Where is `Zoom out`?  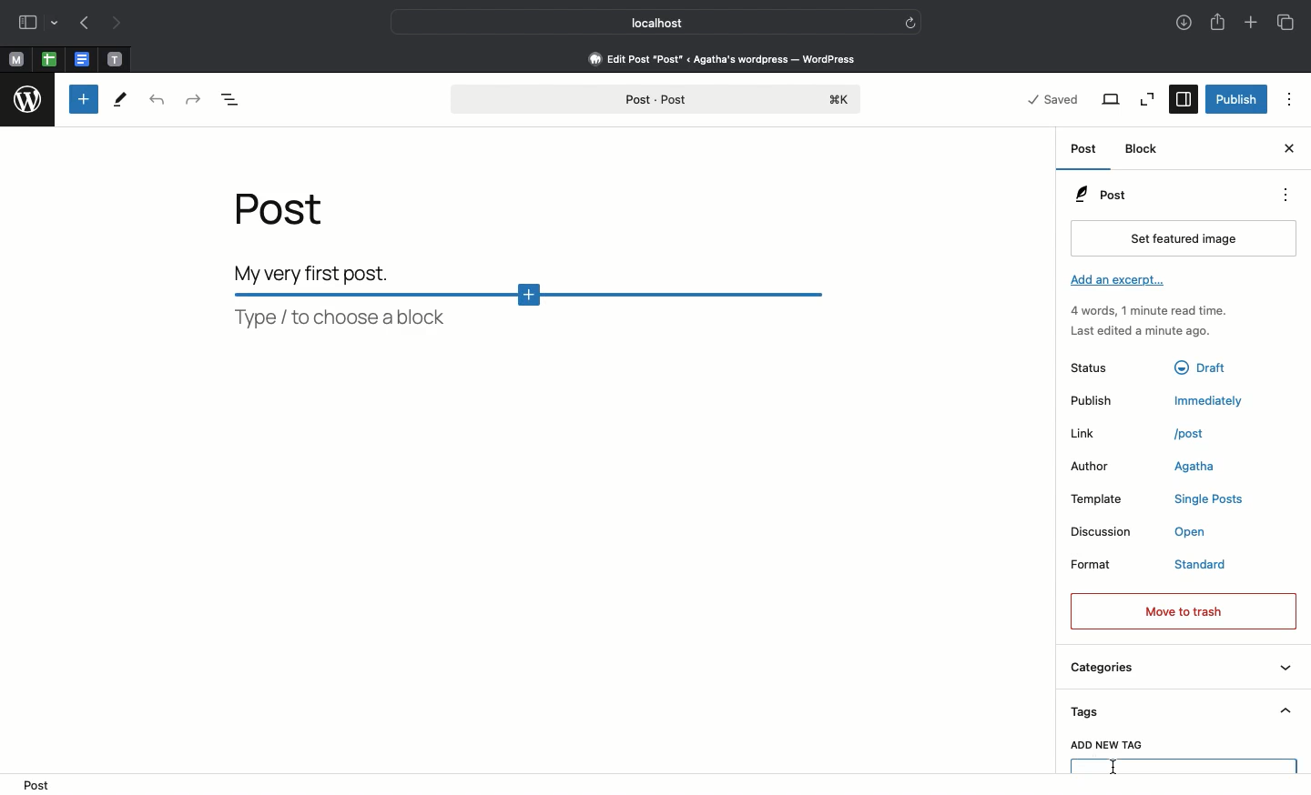 Zoom out is located at coordinates (1147, 98).